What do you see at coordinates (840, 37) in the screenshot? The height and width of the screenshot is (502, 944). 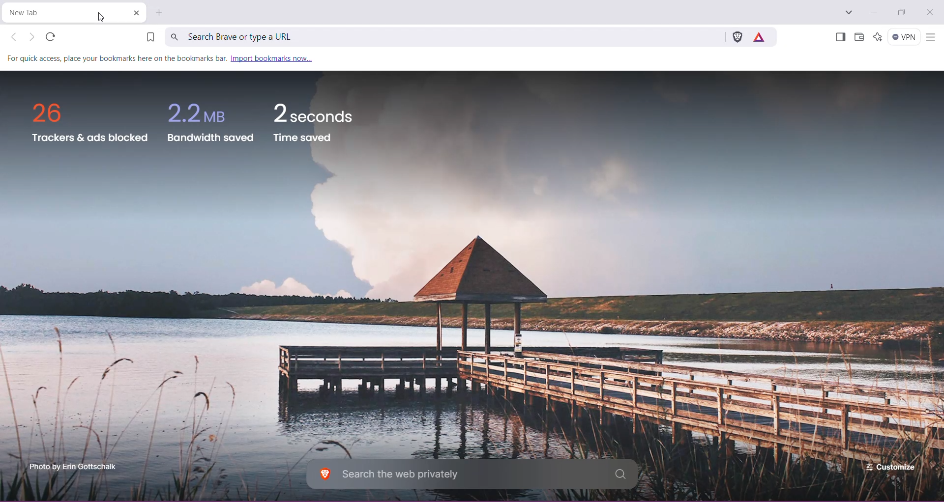 I see `Show Sidebar` at bounding box center [840, 37].